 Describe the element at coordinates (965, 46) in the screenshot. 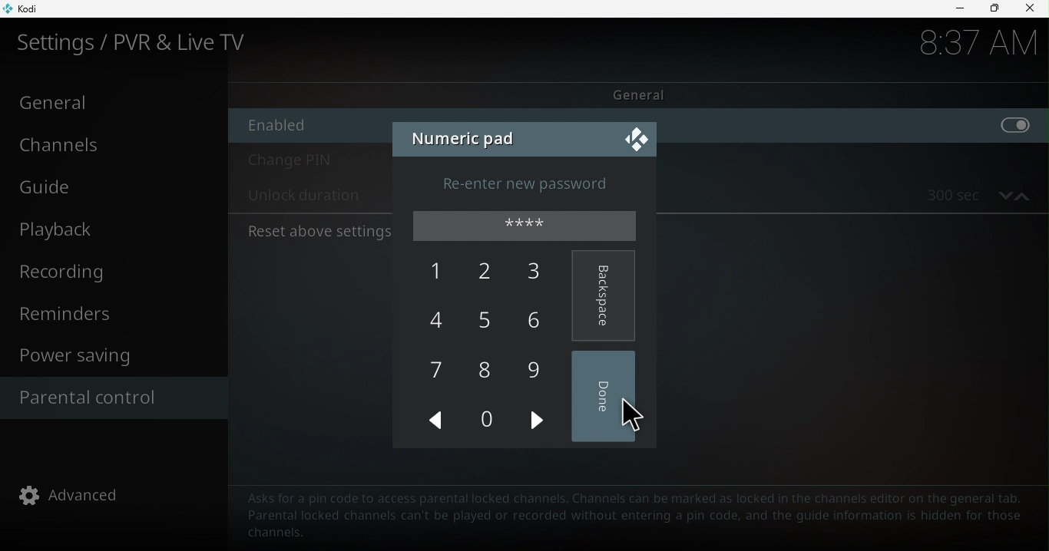

I see `time` at that location.